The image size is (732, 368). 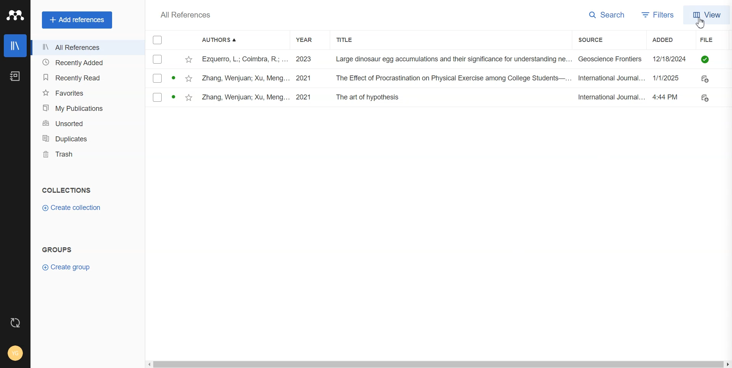 I want to click on File, so click(x=439, y=78).